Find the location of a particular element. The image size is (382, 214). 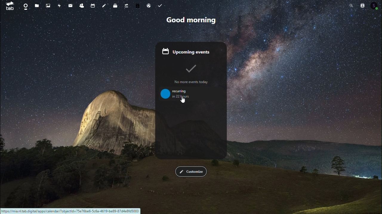

Task  is located at coordinates (161, 6).